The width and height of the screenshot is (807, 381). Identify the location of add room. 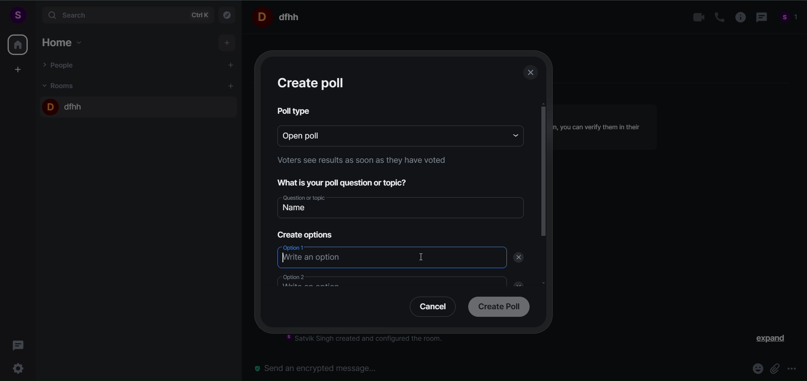
(232, 86).